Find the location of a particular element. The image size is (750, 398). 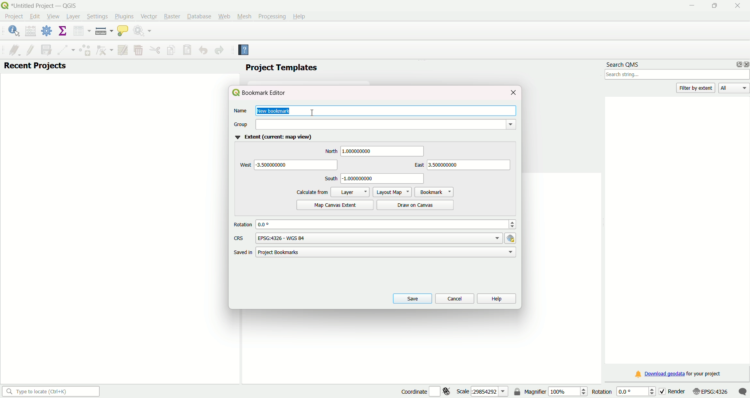

hyperlink is located at coordinates (512, 238).